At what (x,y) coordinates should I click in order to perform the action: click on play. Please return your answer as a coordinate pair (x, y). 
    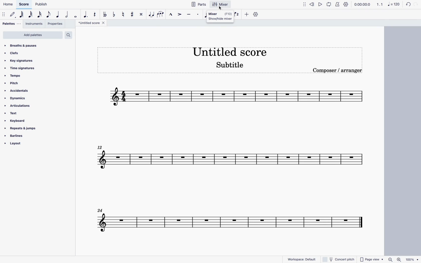
    Looking at the image, I should click on (321, 4).